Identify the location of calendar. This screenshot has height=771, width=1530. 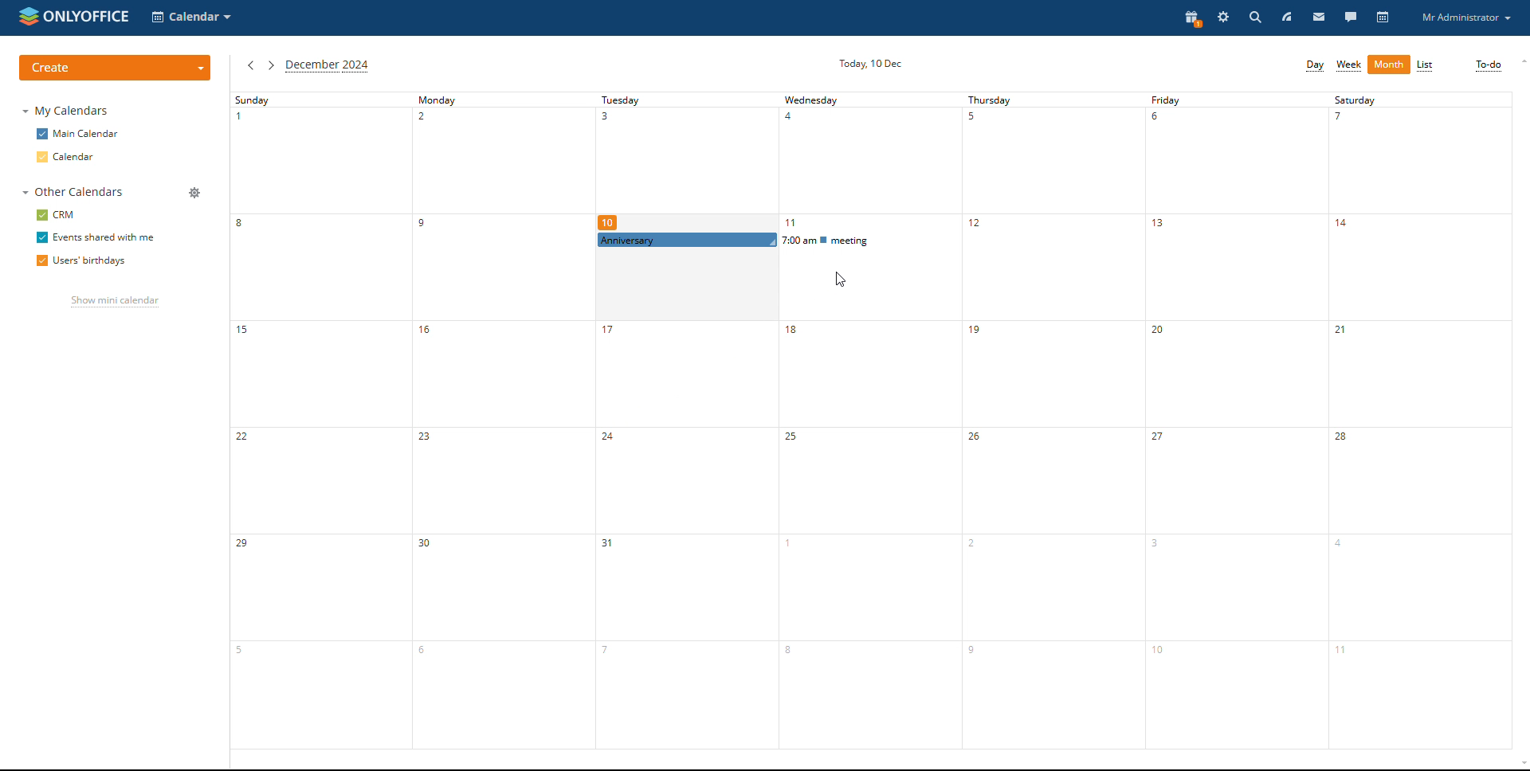
(1383, 18).